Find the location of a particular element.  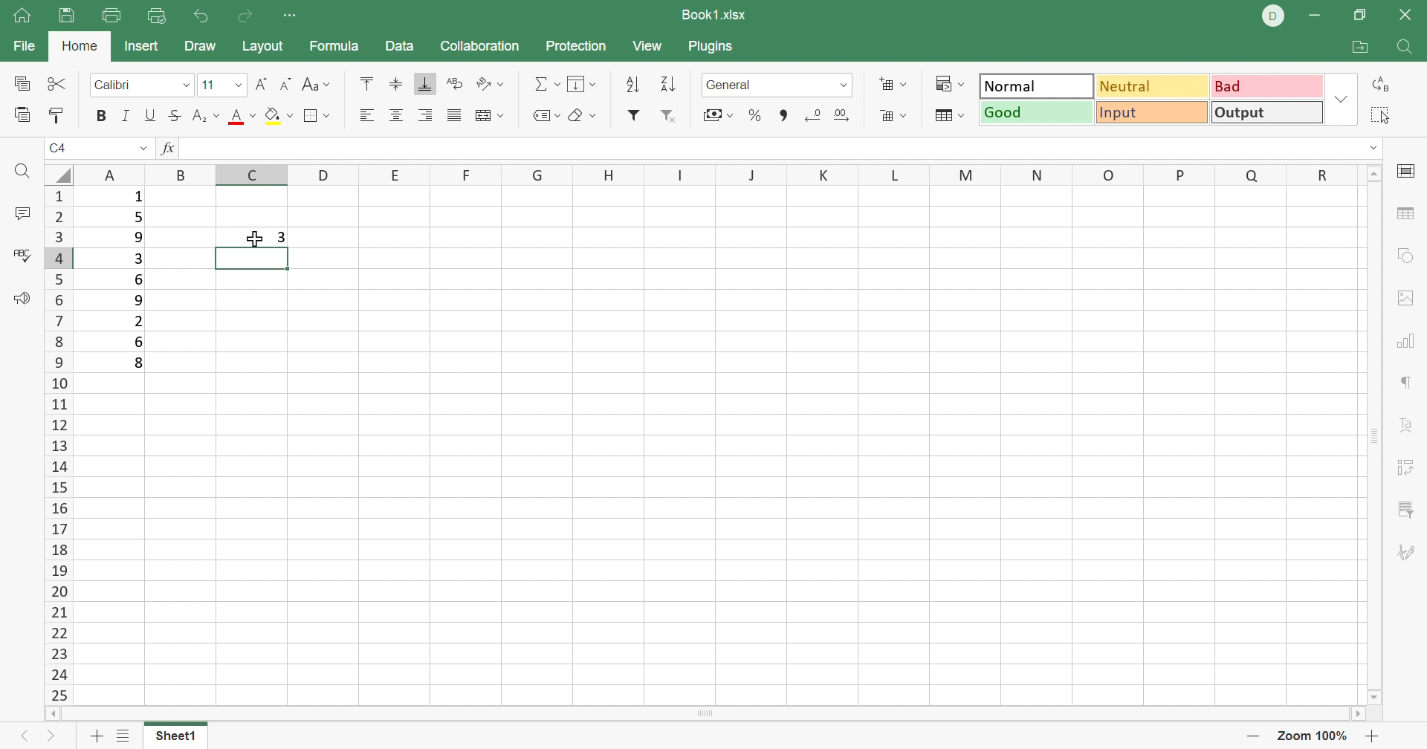

6 is located at coordinates (137, 279).